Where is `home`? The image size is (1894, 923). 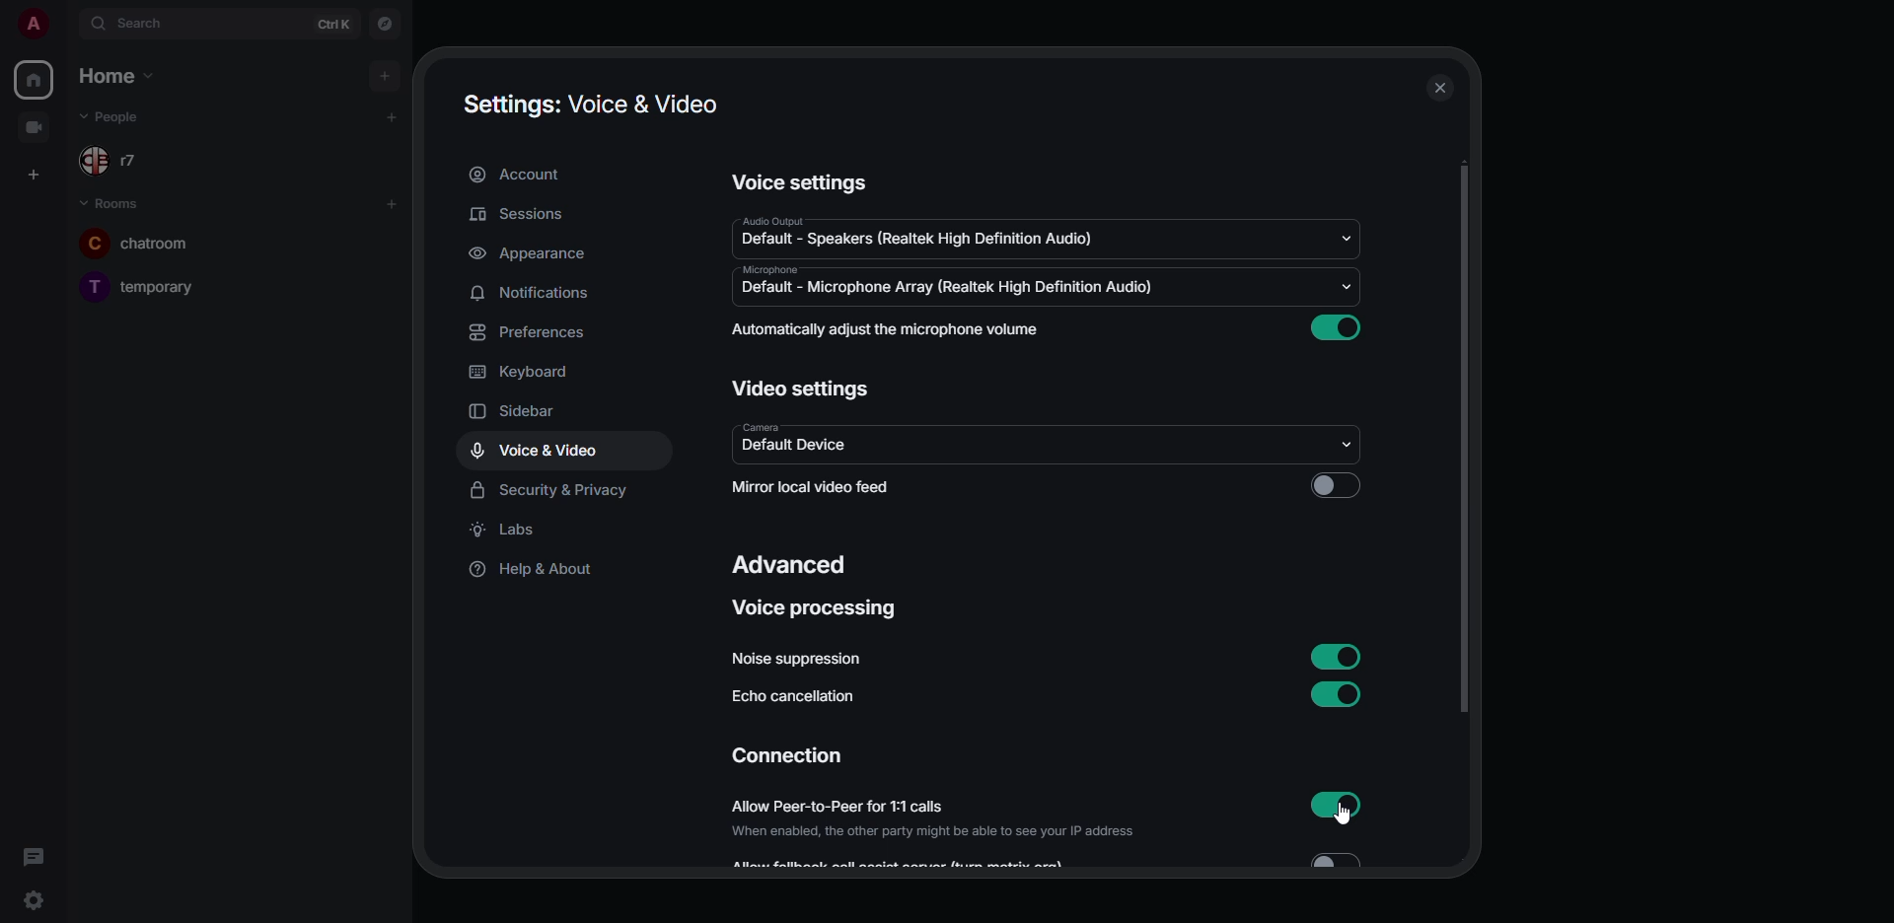 home is located at coordinates (36, 81).